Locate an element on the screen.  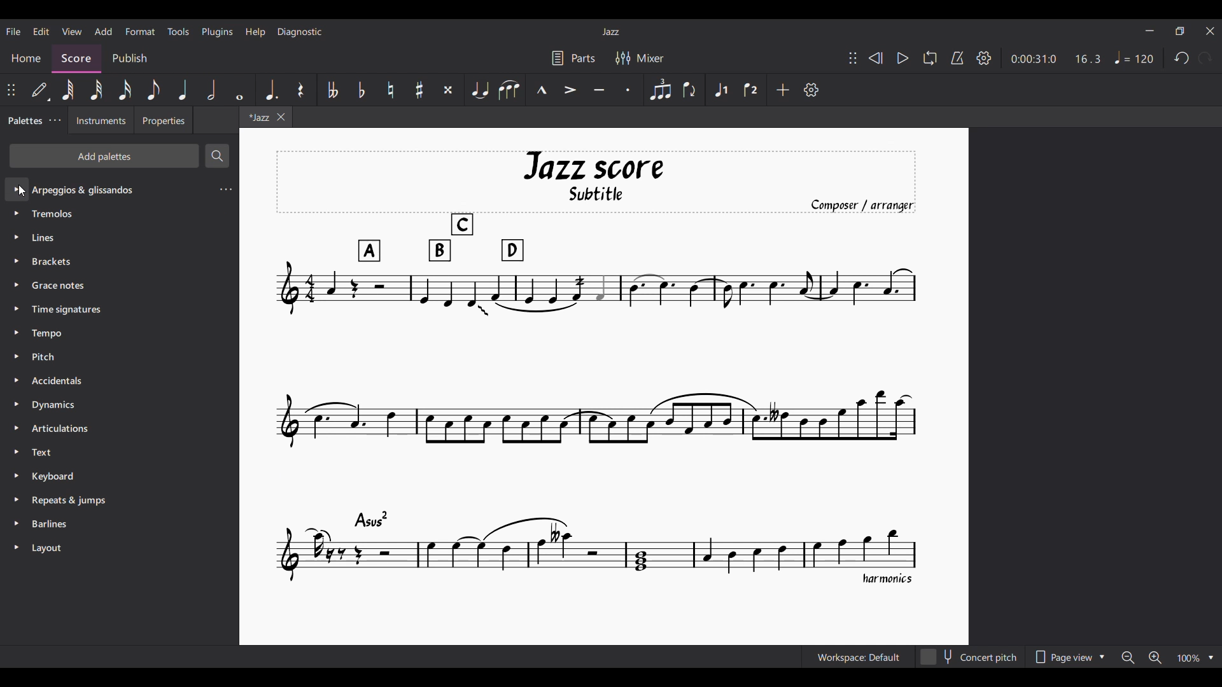
Rewind is located at coordinates (876, 58).